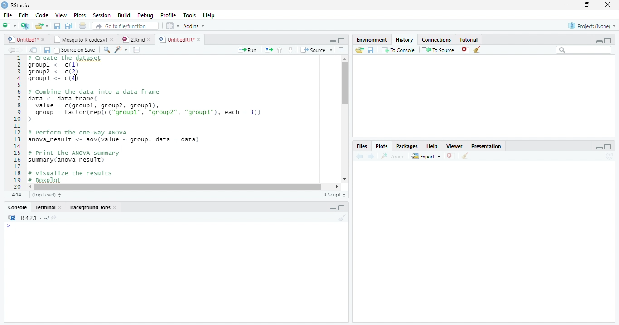 The image size is (619, 325). Describe the element at coordinates (49, 51) in the screenshot. I see `Save all` at that location.